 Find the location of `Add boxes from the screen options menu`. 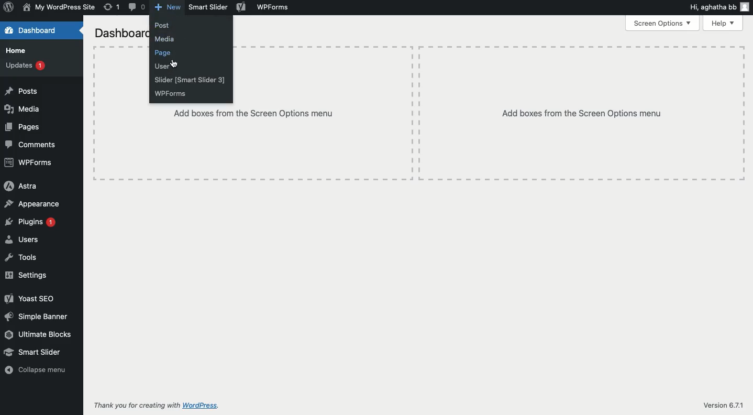

Add boxes from the screen options menu is located at coordinates (583, 113).